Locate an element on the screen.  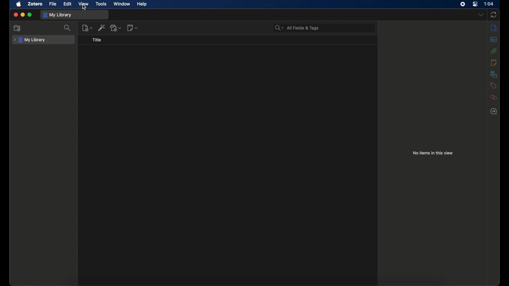
attachments is located at coordinates (494, 51).